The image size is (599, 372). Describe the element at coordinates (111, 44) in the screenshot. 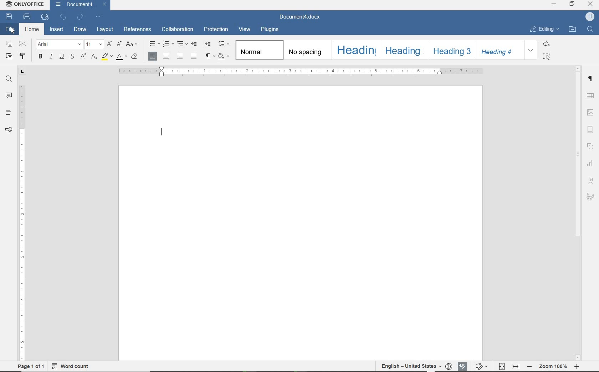

I see `increment font size` at that location.